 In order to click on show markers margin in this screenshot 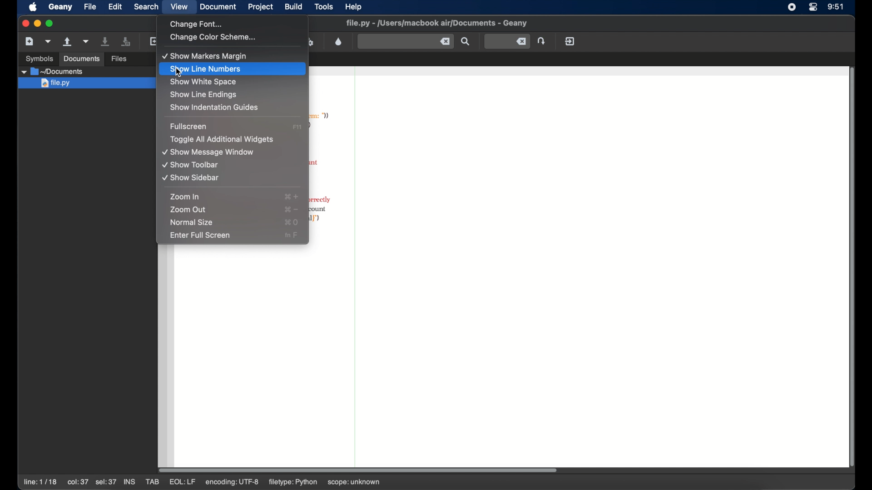, I will do `click(205, 56)`.